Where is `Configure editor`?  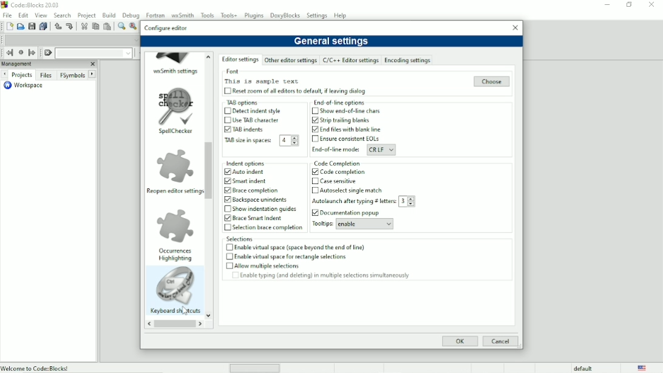 Configure editor is located at coordinates (166, 27).